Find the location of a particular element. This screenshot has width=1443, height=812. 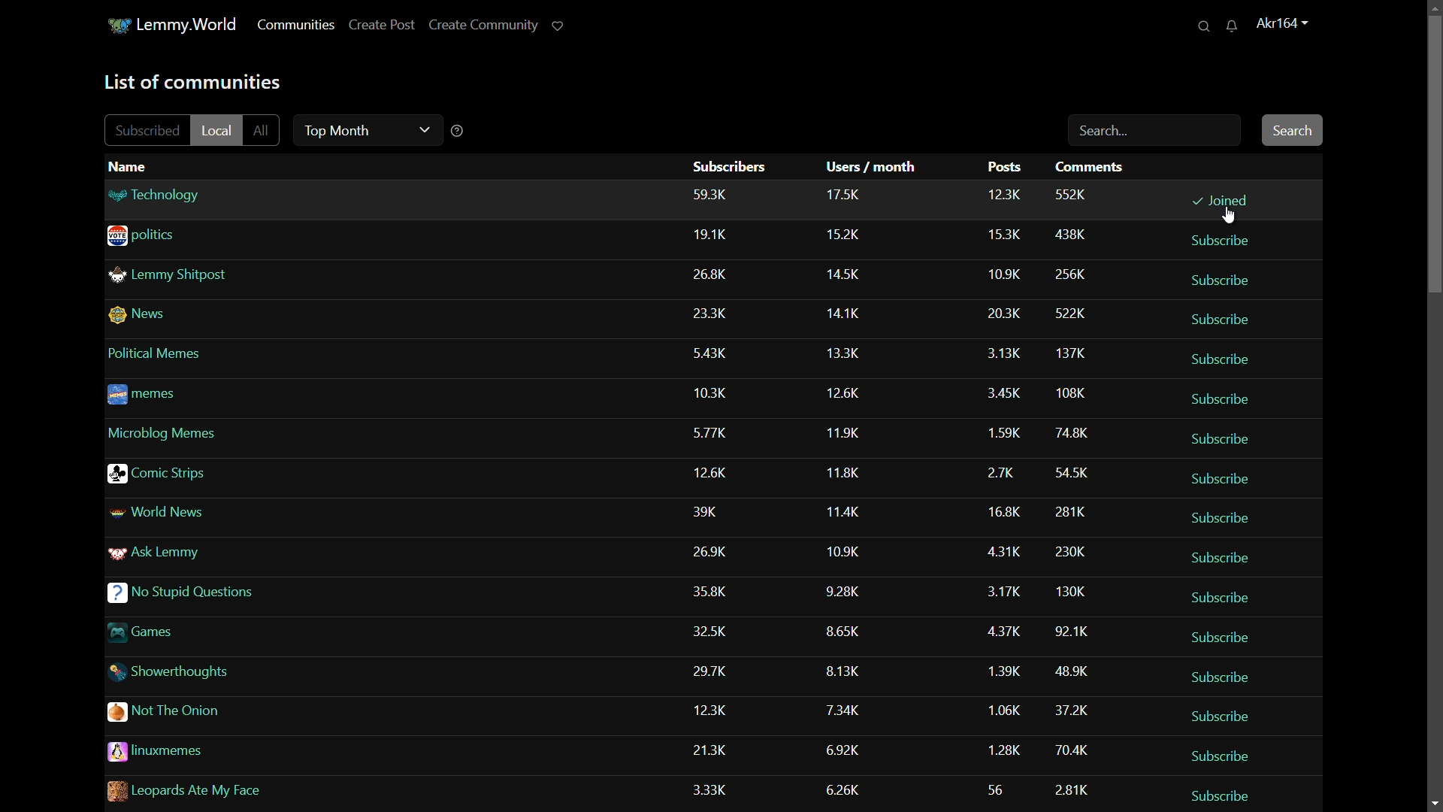

subscribers is located at coordinates (714, 517).